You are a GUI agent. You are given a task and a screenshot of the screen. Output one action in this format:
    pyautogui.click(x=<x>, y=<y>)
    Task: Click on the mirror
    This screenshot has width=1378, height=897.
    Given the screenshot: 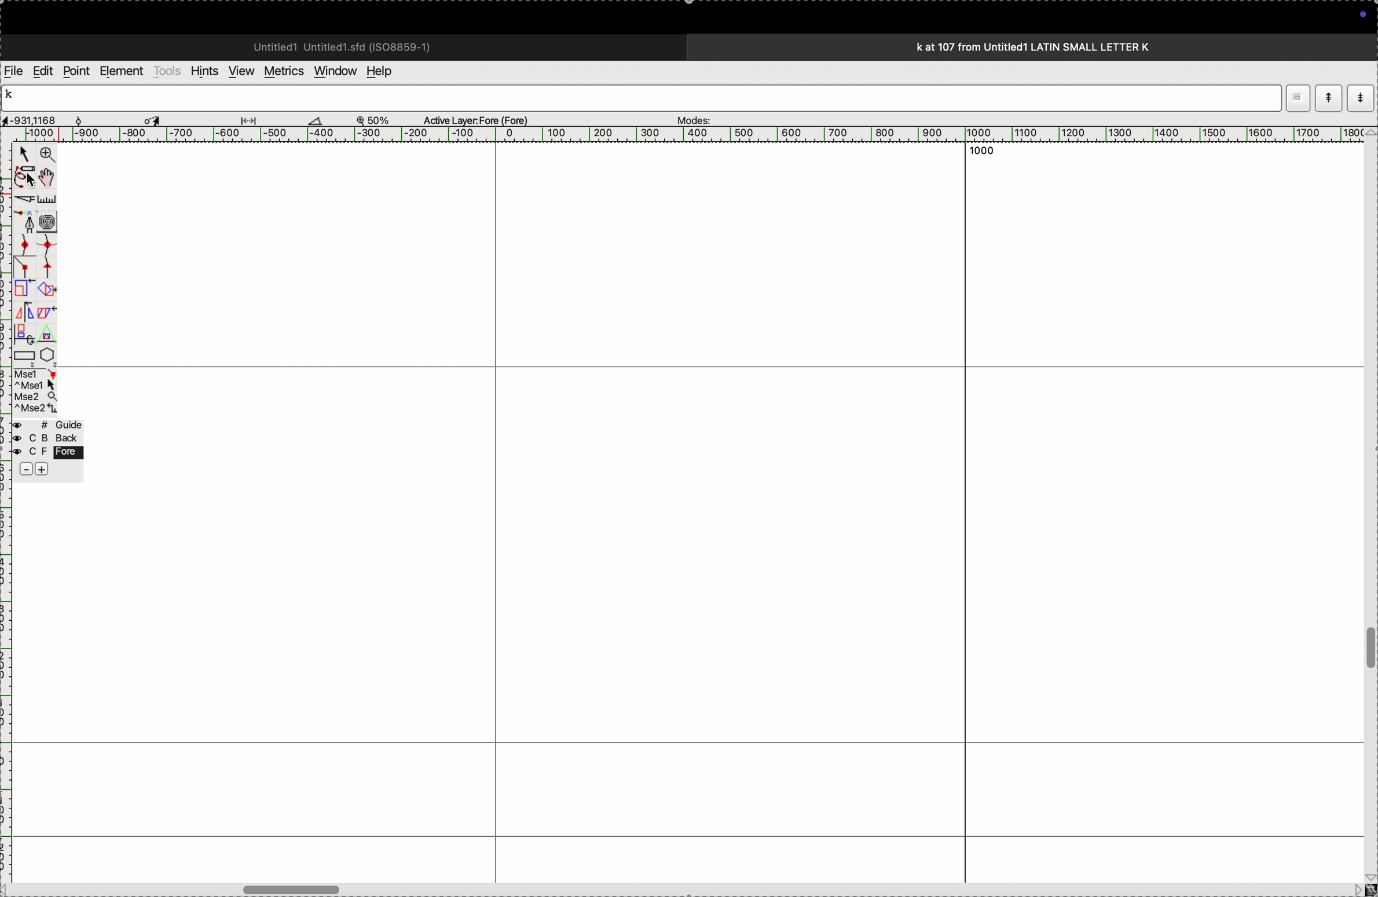 What is the action you would take?
    pyautogui.click(x=25, y=321)
    